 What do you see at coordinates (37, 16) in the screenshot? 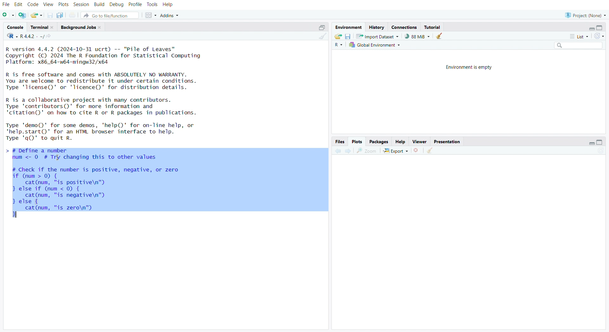
I see `open an existing file` at bounding box center [37, 16].